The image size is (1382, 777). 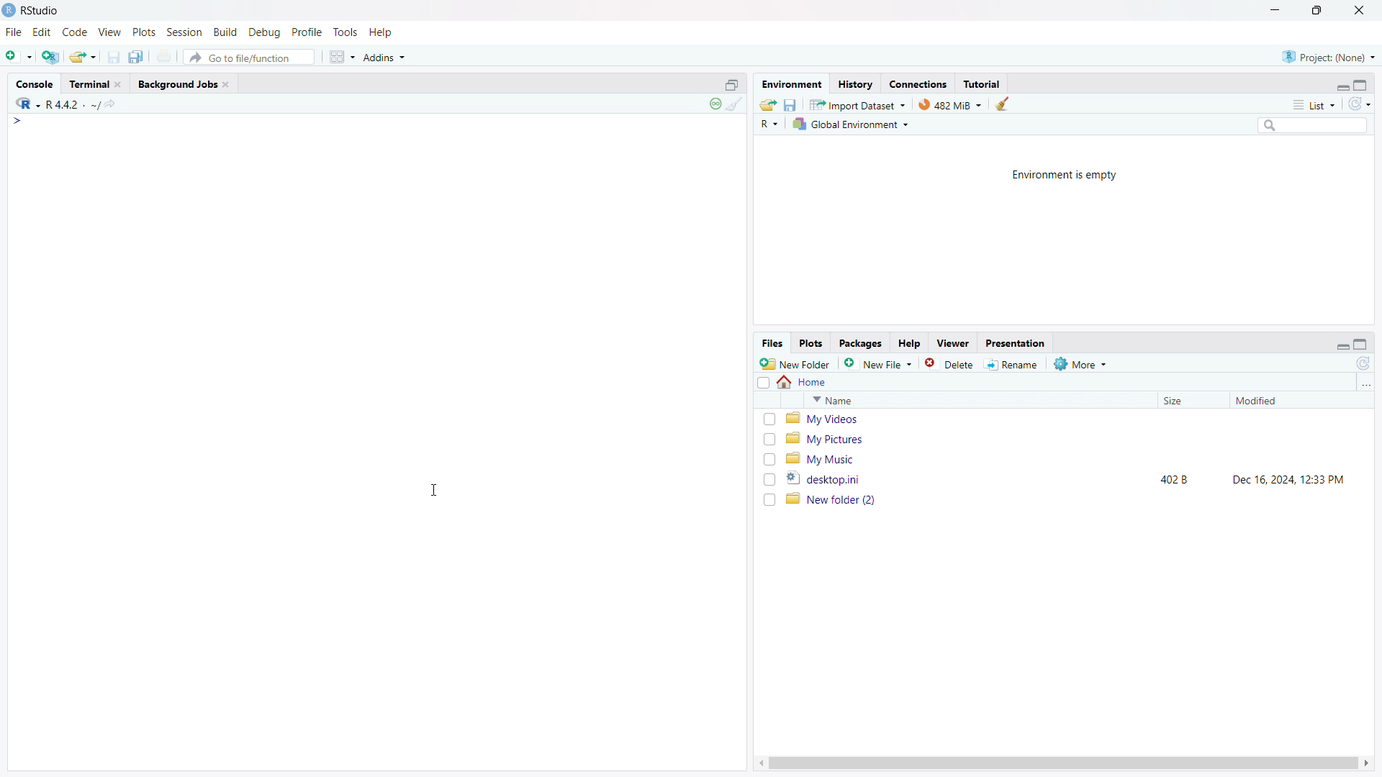 I want to click on close, so click(x=225, y=84).